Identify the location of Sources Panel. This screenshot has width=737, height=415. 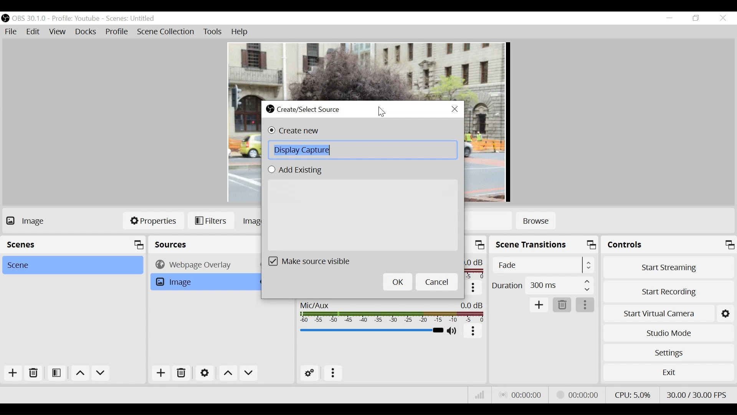
(201, 244).